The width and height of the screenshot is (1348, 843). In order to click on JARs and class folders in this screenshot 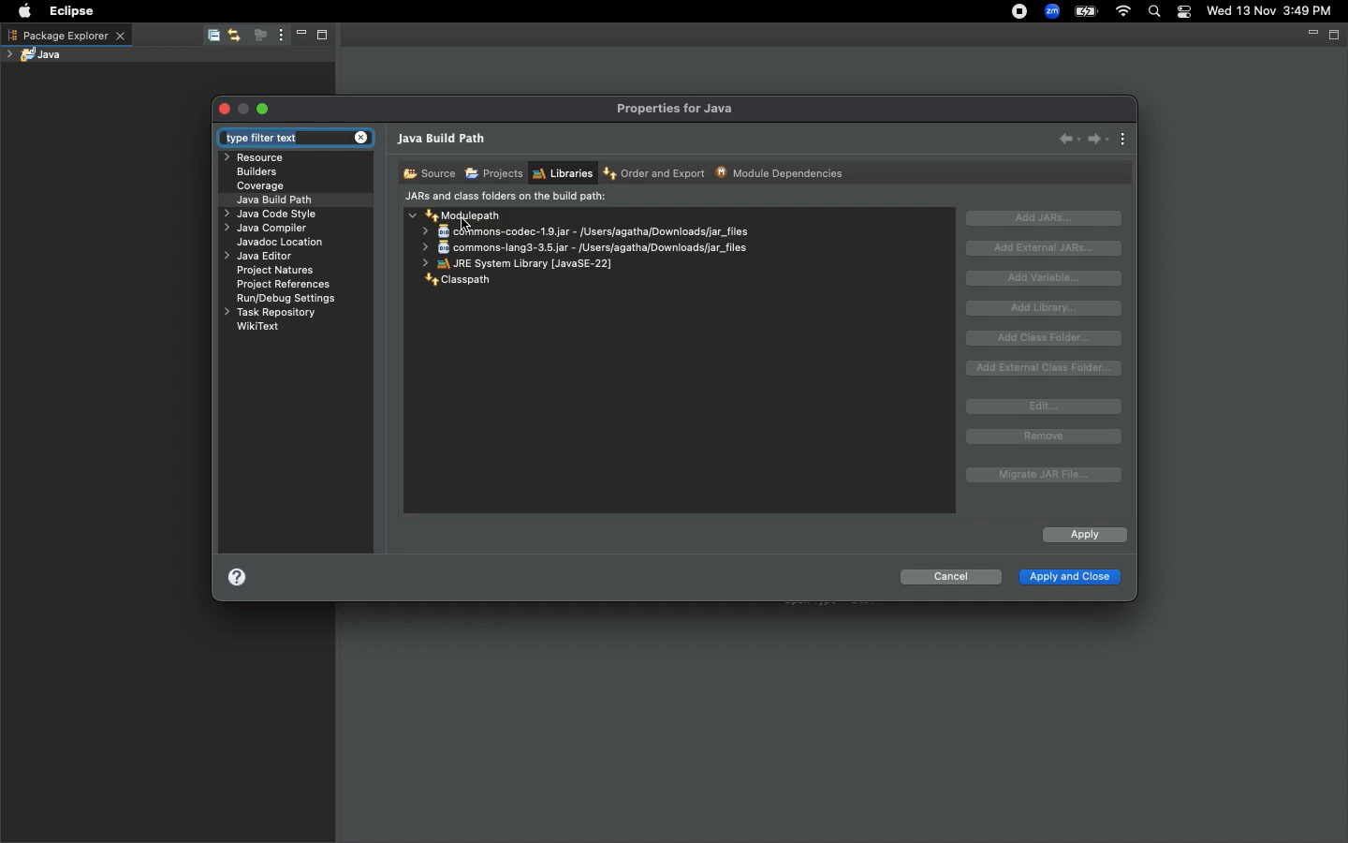, I will do `click(505, 198)`.